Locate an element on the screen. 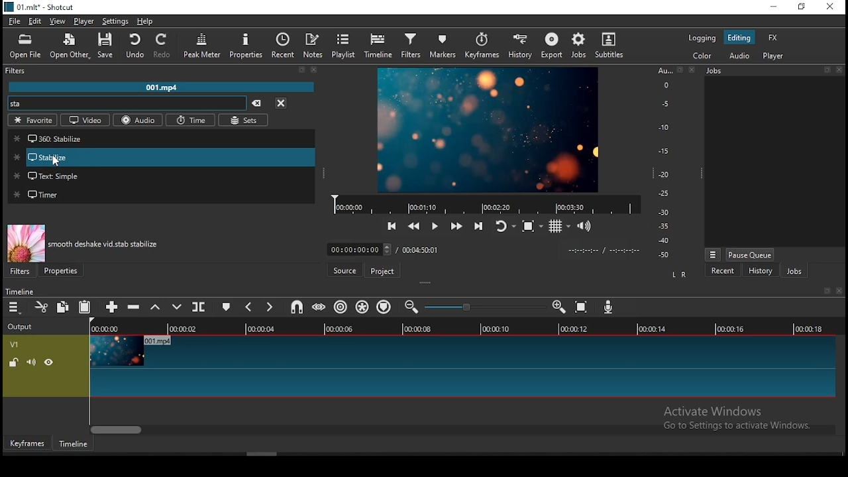 This screenshot has height=477, width=848. smooth deshake vid stab stabilize is located at coordinates (106, 244).